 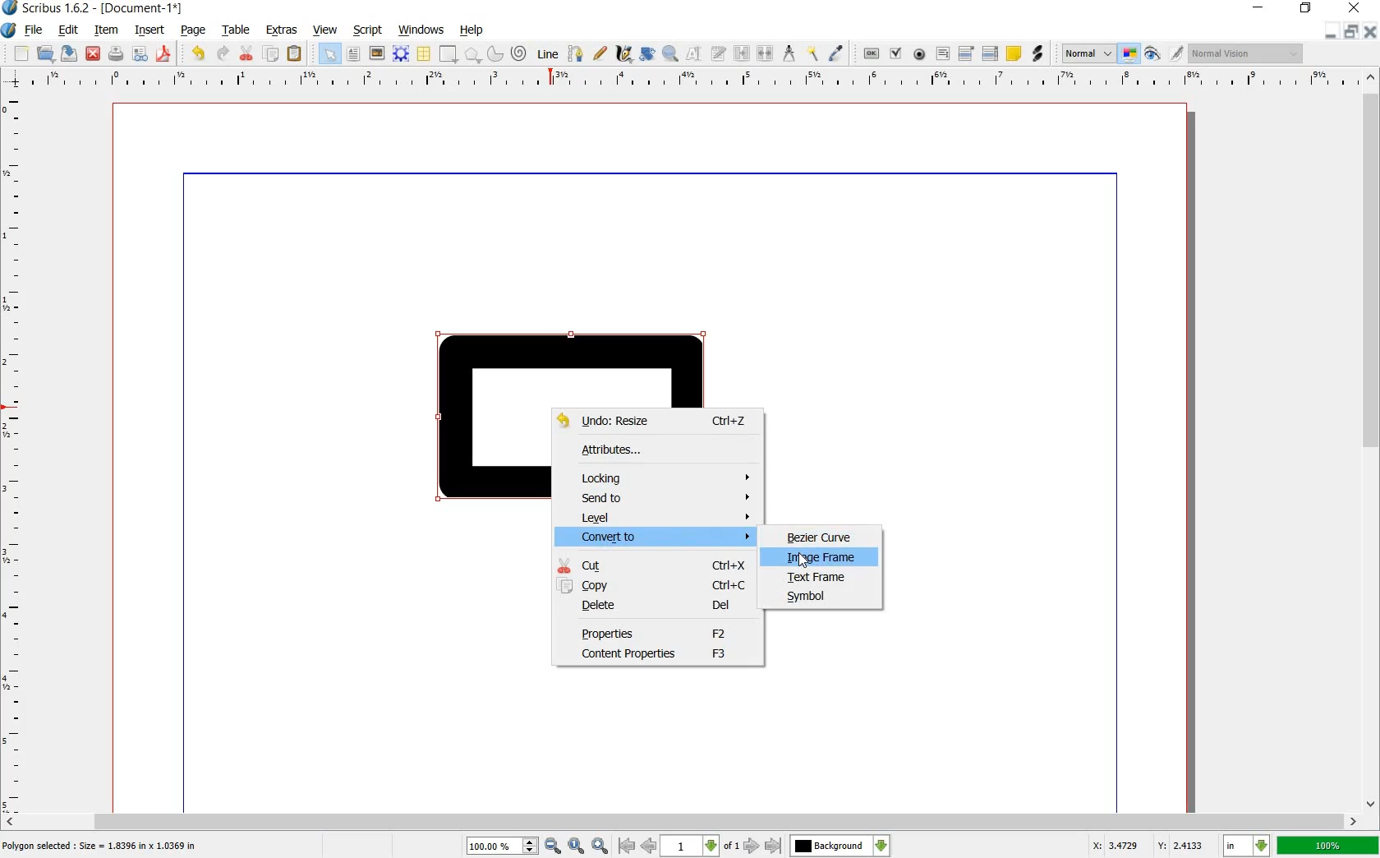 What do you see at coordinates (149, 9) in the screenshot?
I see `-[Document-1*]` at bounding box center [149, 9].